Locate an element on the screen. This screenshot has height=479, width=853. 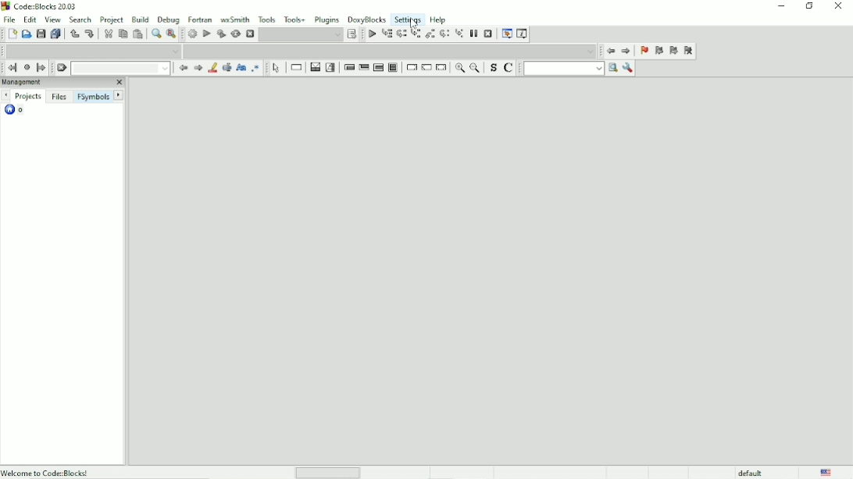
Last jump is located at coordinates (27, 68).